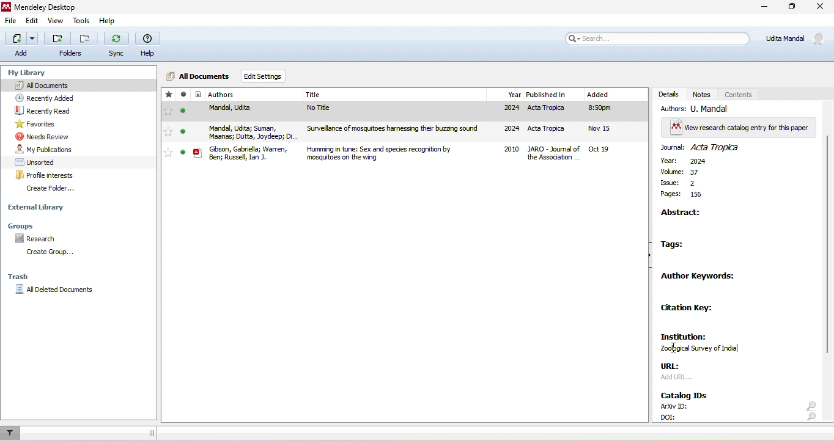  Describe the element at coordinates (683, 172) in the screenshot. I see `volume: 37` at that location.